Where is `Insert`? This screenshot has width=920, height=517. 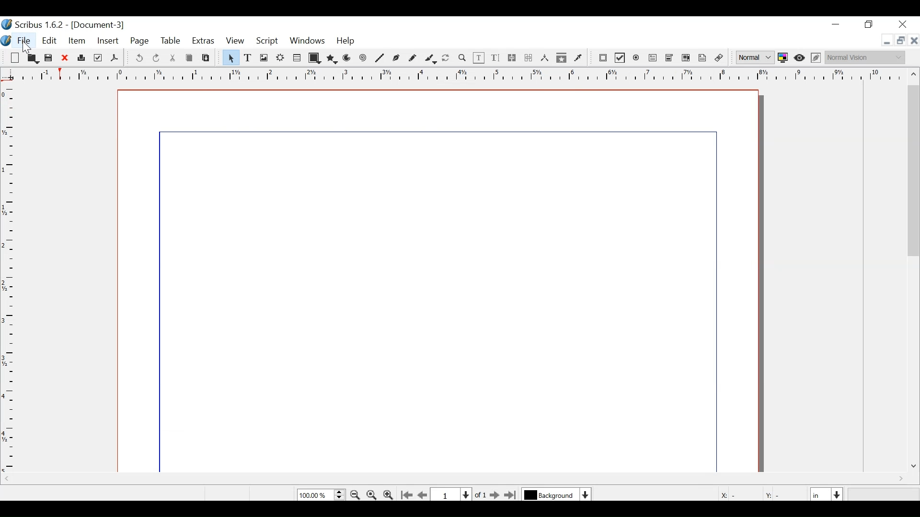 Insert is located at coordinates (107, 41).